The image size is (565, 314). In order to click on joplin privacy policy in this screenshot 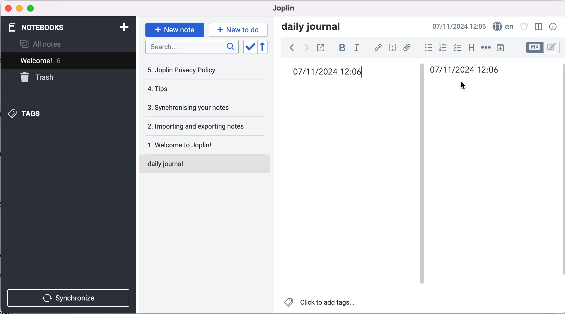, I will do `click(185, 70)`.